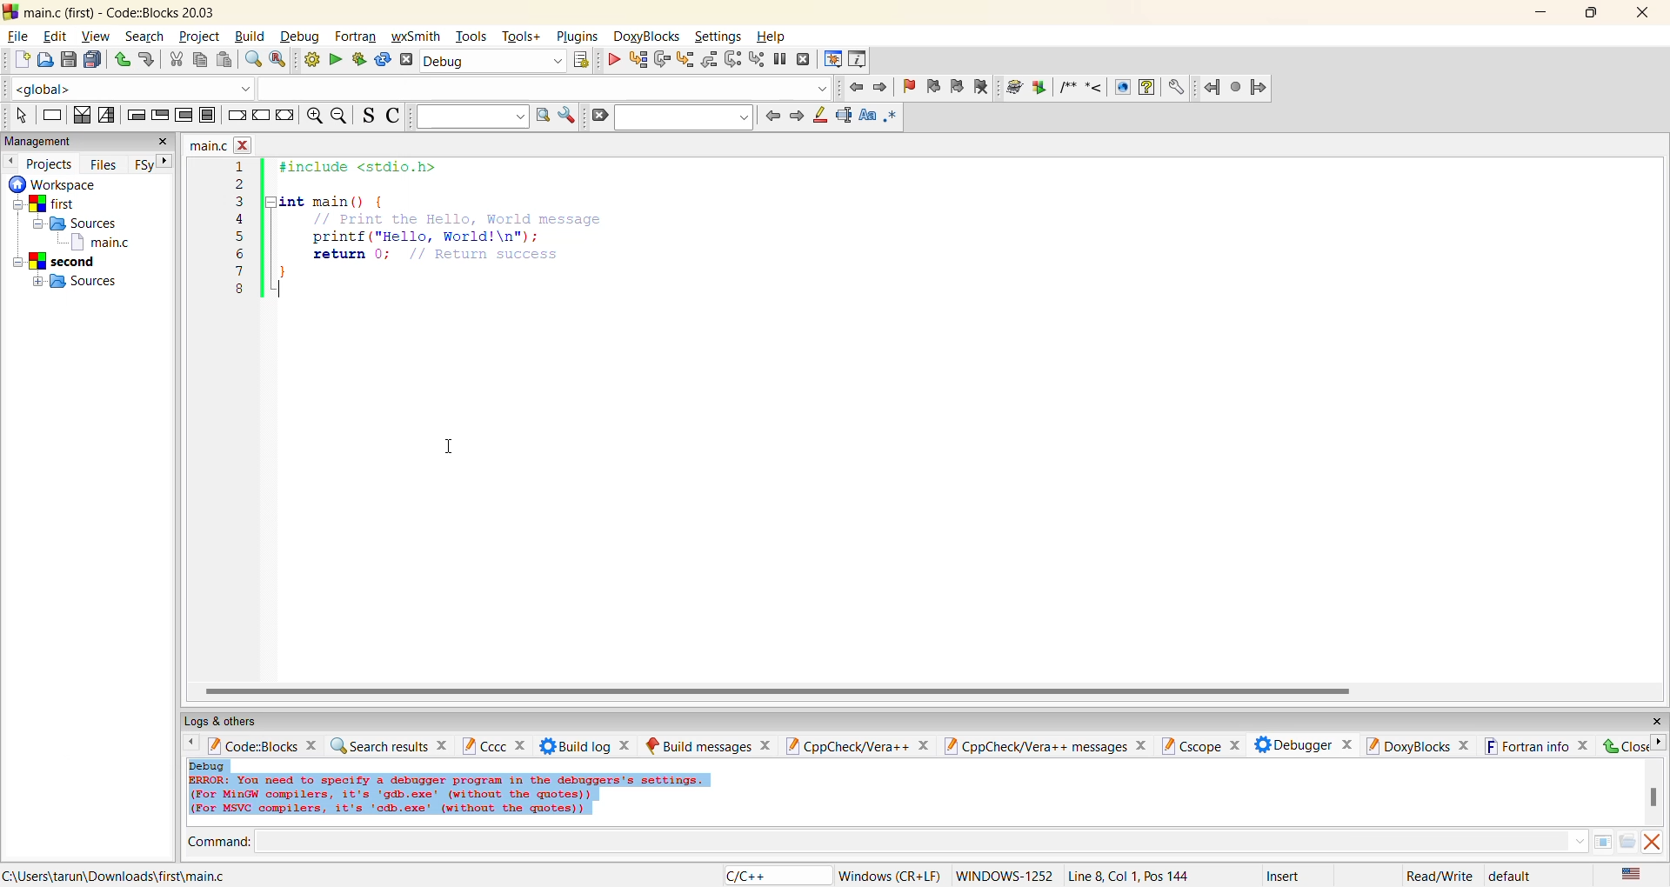 The width and height of the screenshot is (1670, 887). What do you see at coordinates (1123, 87) in the screenshot?
I see `web` at bounding box center [1123, 87].